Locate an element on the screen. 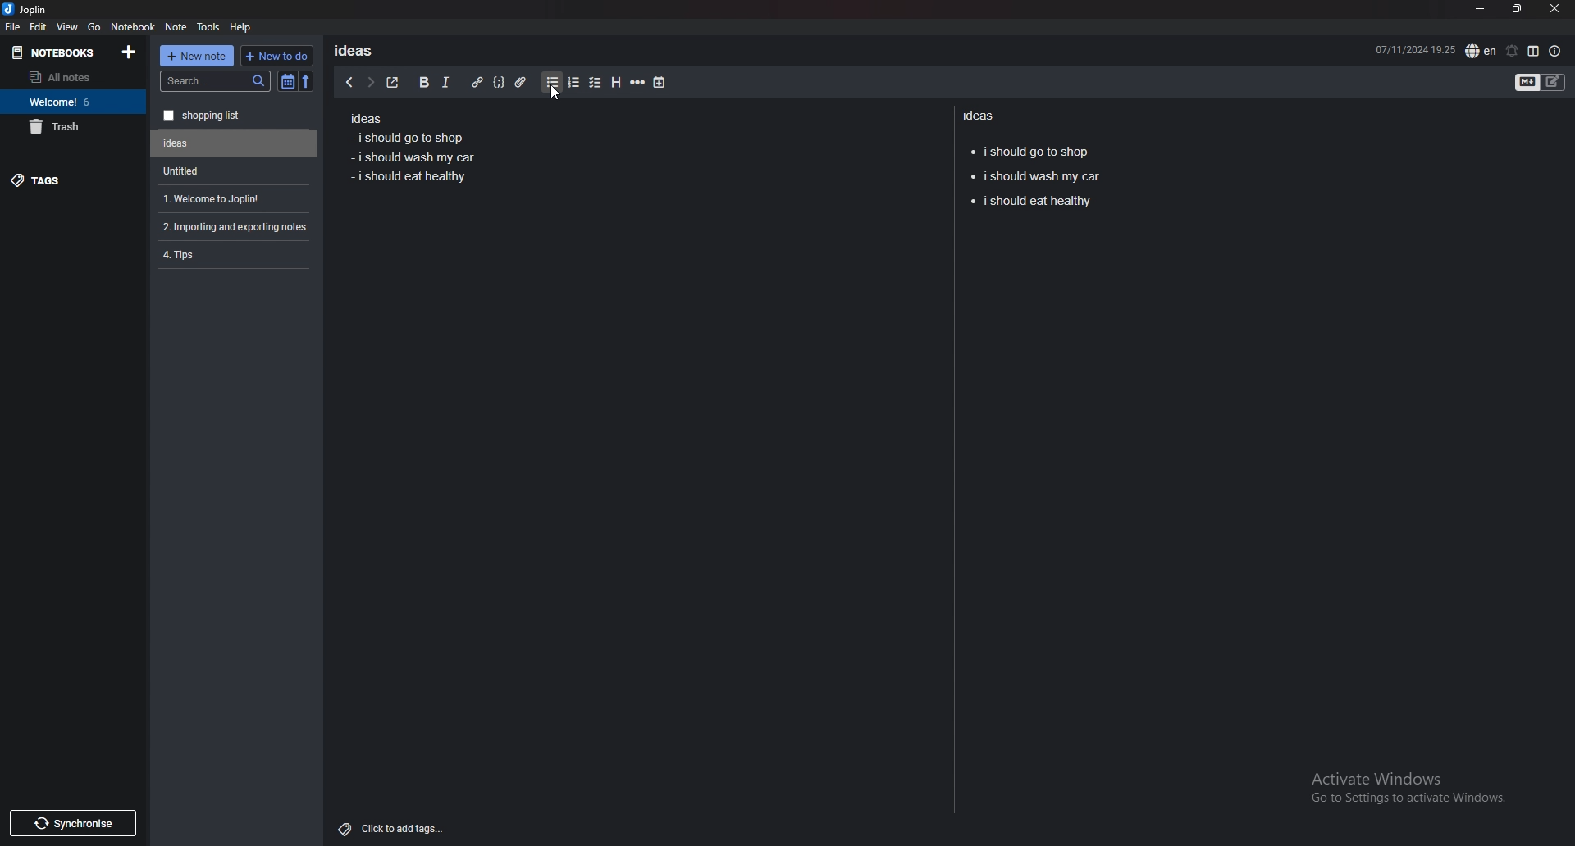  spell check is located at coordinates (1481, 51).